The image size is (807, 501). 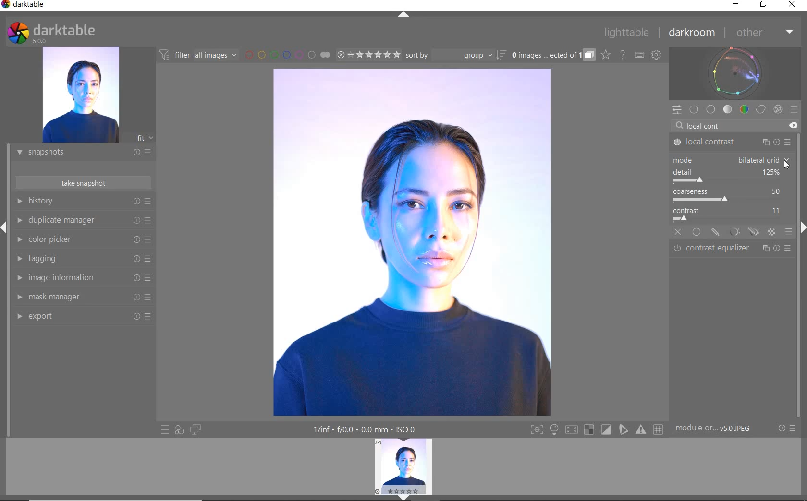 I want to click on EXPAND/COLLAPSE, so click(x=405, y=15).